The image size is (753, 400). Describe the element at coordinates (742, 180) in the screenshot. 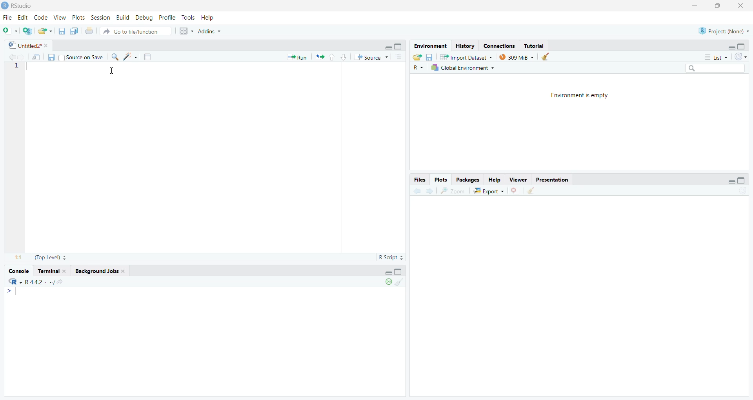

I see `maximise` at that location.